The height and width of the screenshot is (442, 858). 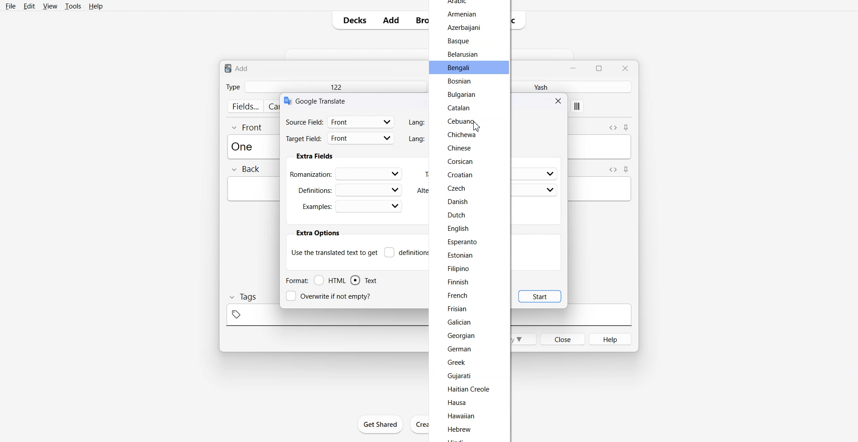 I want to click on Overwrite if not empty, so click(x=330, y=296).